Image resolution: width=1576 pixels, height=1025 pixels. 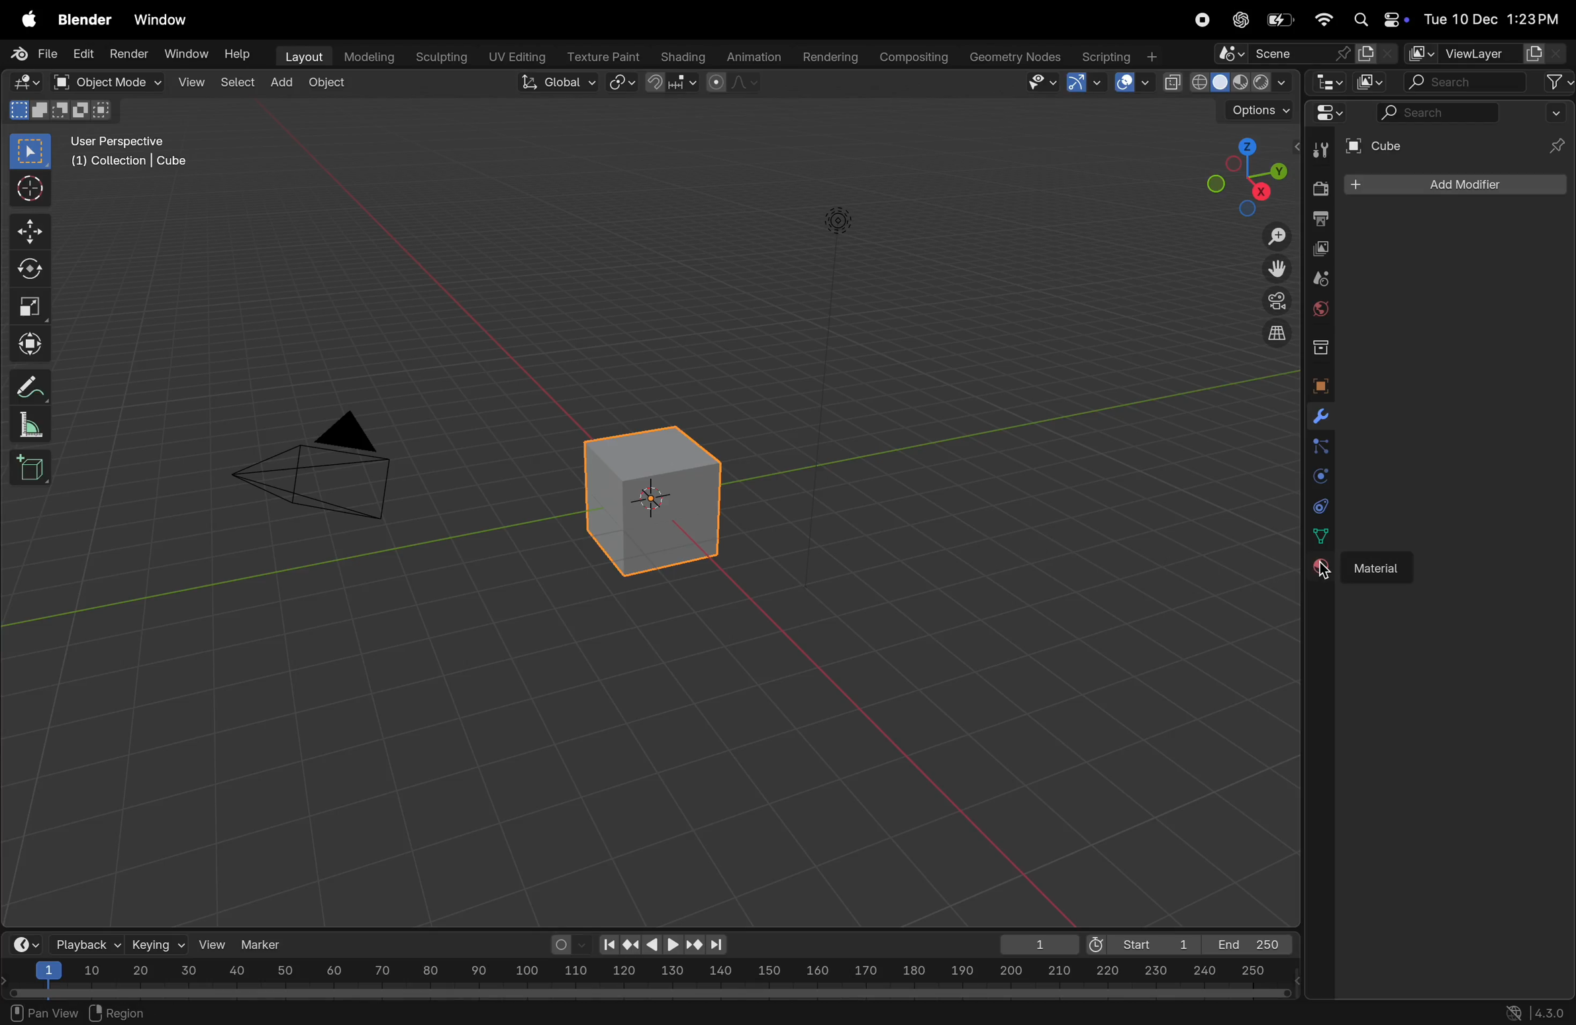 I want to click on visibility, so click(x=1040, y=83).